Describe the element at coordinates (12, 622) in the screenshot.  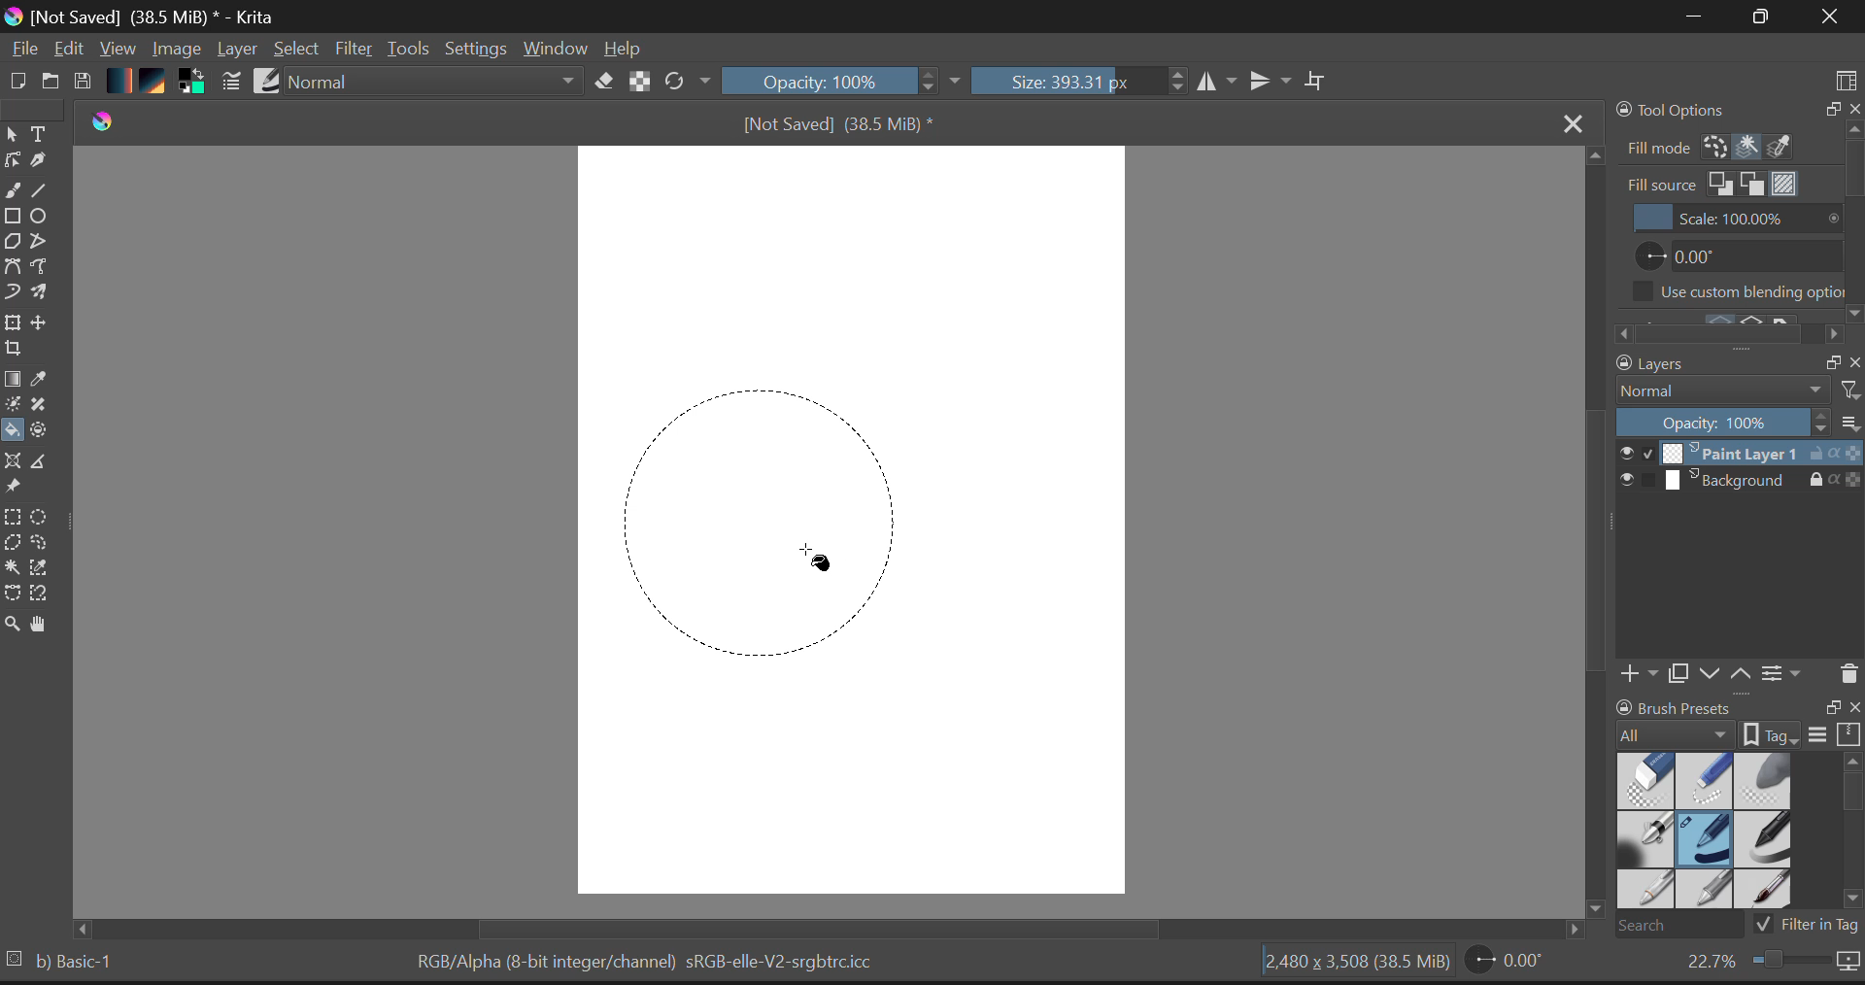
I see `Zoom` at that location.